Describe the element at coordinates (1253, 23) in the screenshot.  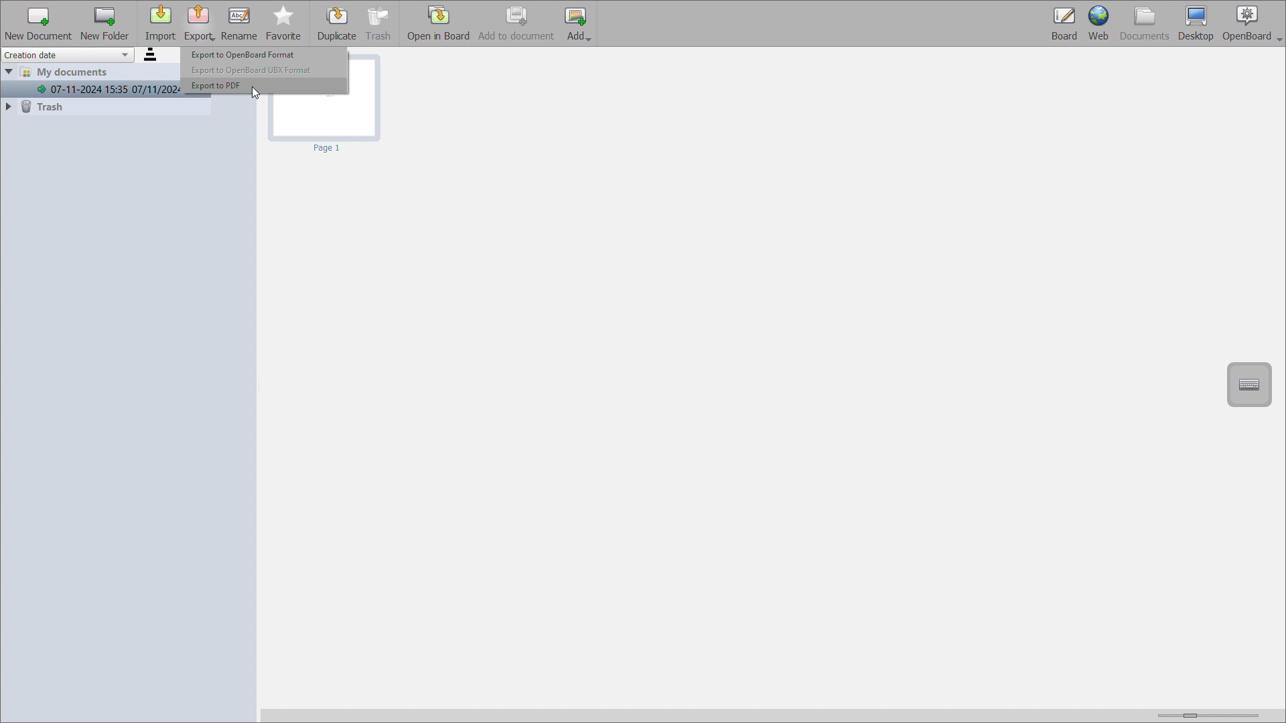
I see `openboard settings` at that location.